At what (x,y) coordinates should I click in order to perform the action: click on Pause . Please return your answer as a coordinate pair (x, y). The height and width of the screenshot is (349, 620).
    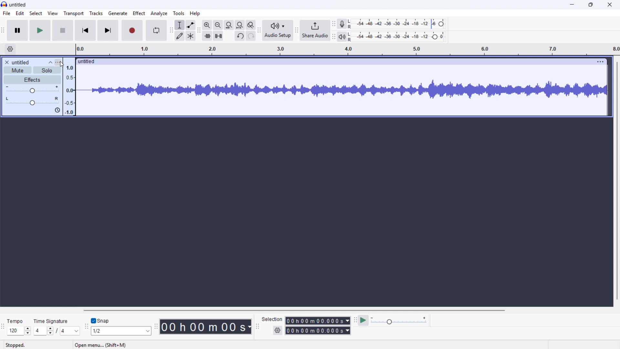
    Looking at the image, I should click on (18, 31).